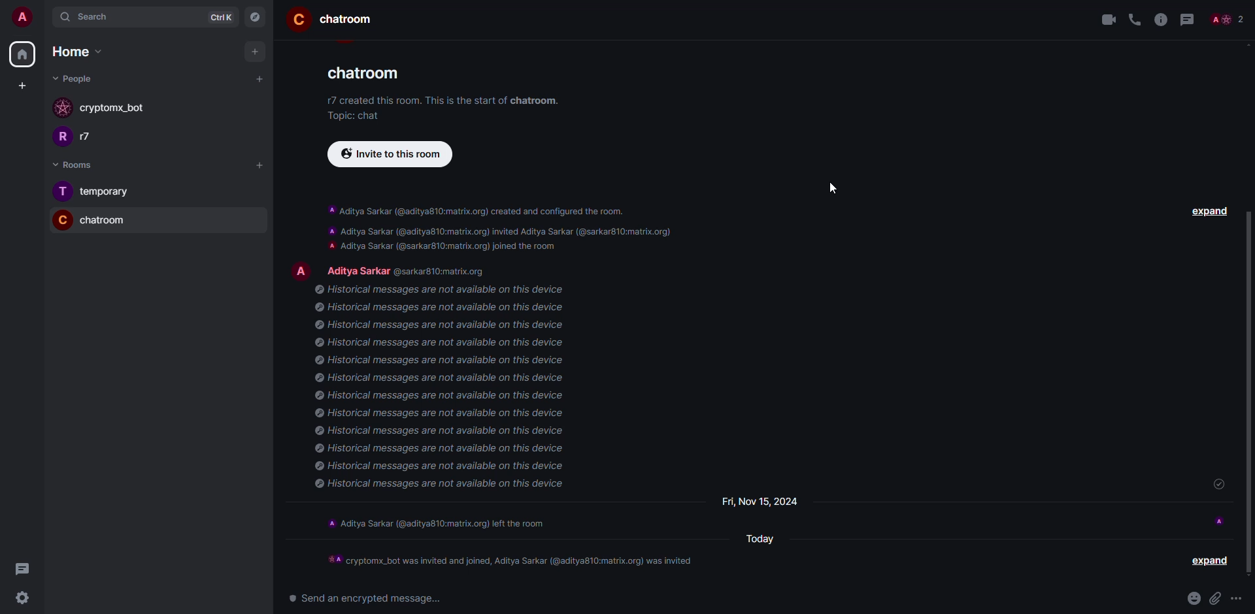 The height and width of the screenshot is (614, 1255). Describe the element at coordinates (298, 18) in the screenshot. I see `profile` at that location.